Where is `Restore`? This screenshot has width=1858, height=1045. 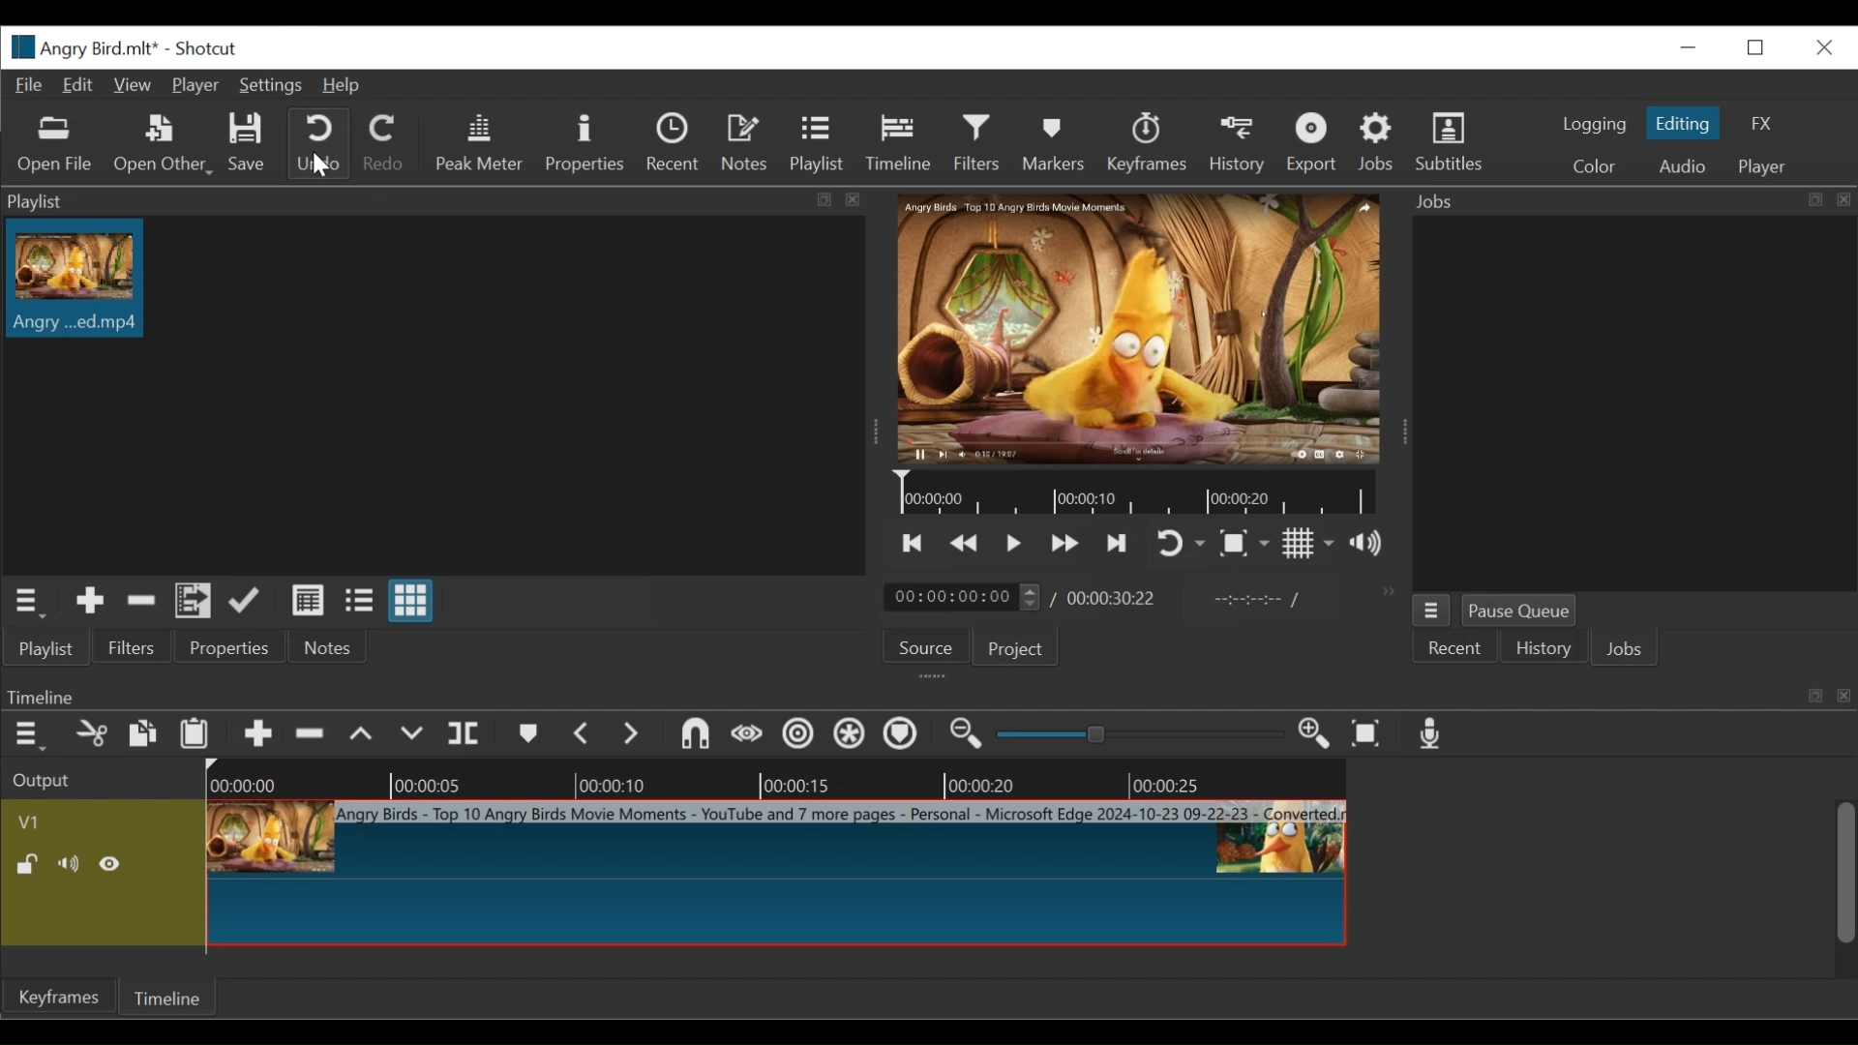 Restore is located at coordinates (1760, 47).